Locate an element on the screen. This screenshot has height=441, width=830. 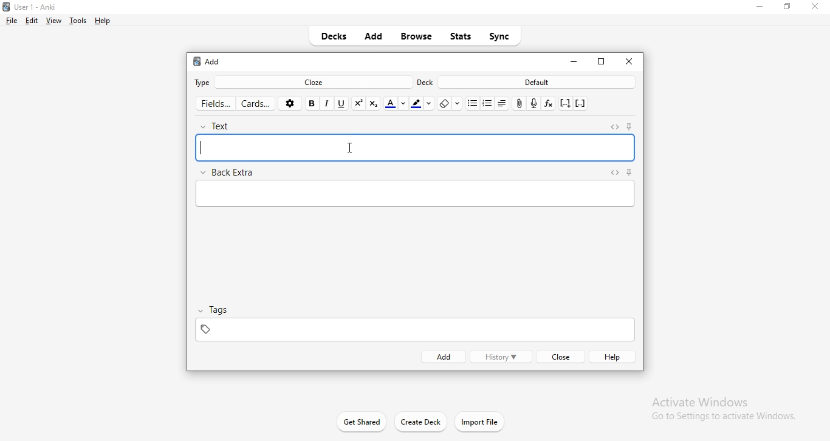
tags is located at coordinates (218, 309).